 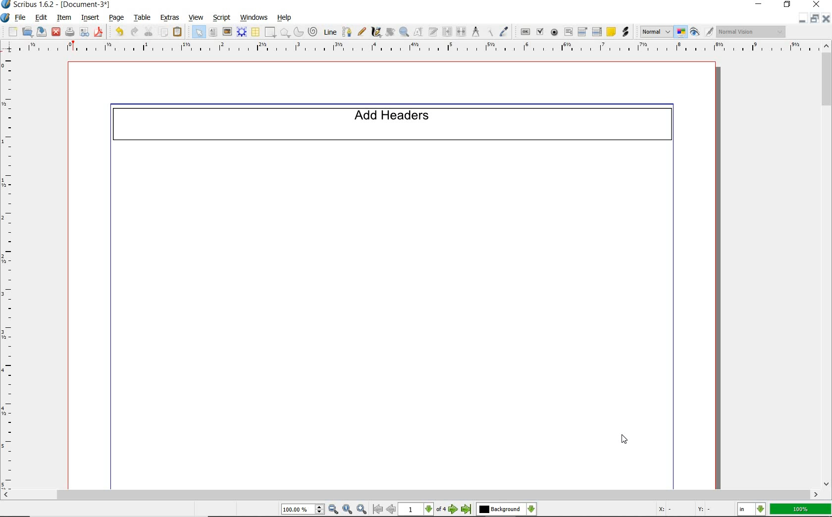 I want to click on cursor, so click(x=625, y=440).